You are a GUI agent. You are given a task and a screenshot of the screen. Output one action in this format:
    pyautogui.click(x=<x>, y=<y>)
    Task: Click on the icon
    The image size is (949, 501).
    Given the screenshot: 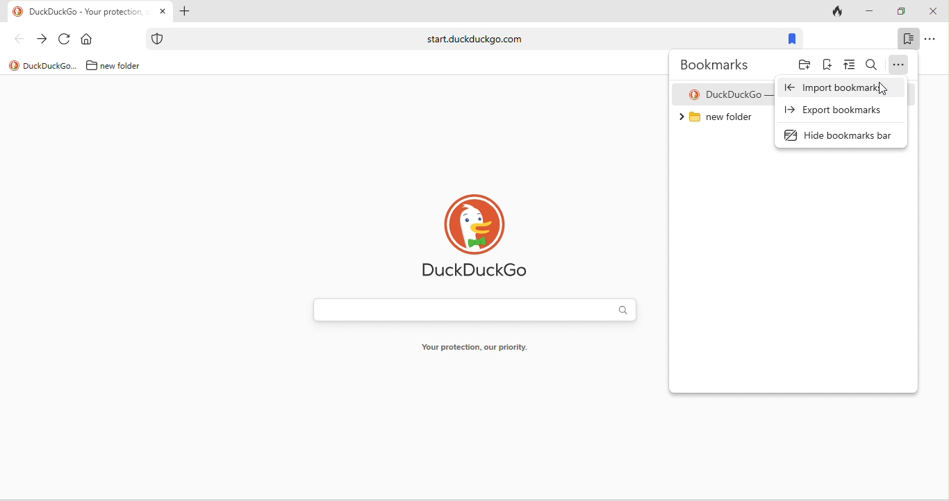 What is the action you would take?
    pyautogui.click(x=14, y=66)
    